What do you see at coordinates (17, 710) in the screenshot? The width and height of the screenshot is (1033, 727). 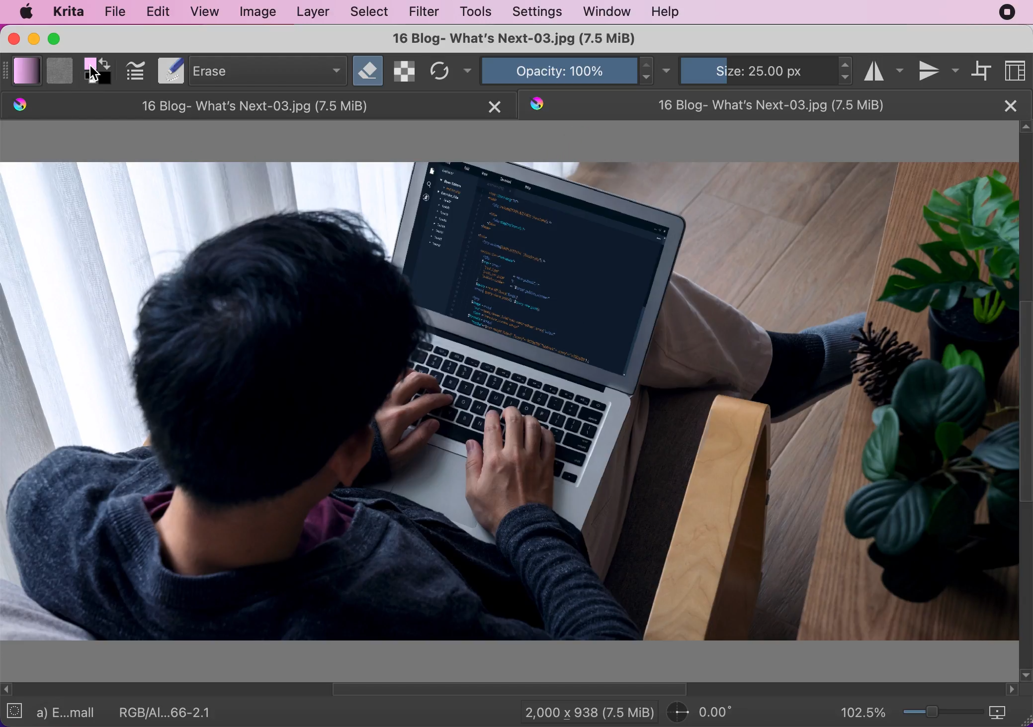 I see `no selection` at bounding box center [17, 710].